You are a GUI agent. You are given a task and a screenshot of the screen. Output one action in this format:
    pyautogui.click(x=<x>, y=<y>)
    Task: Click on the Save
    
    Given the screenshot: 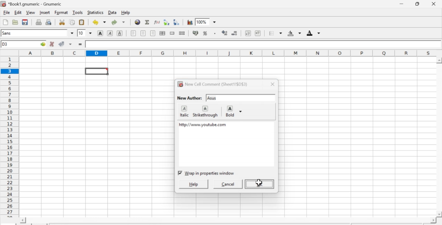 What is the action you would take?
    pyautogui.click(x=25, y=22)
    